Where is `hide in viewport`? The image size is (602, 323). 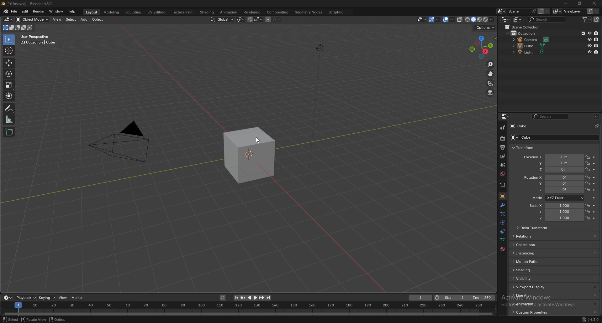
hide in viewport is located at coordinates (589, 38).